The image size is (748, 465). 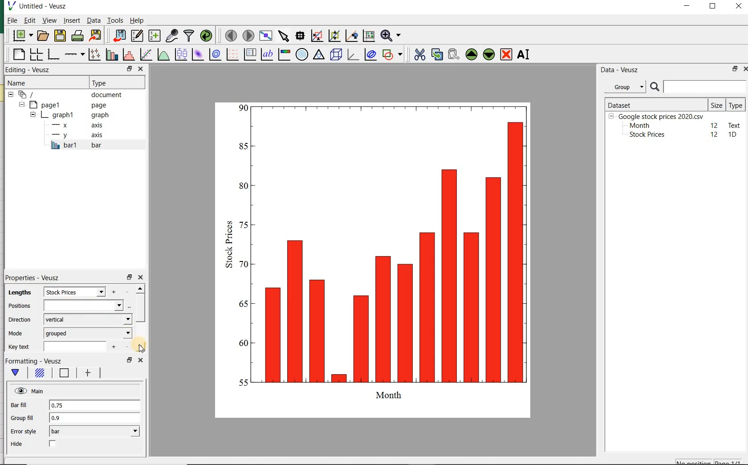 What do you see at coordinates (717, 104) in the screenshot?
I see `Size` at bounding box center [717, 104].